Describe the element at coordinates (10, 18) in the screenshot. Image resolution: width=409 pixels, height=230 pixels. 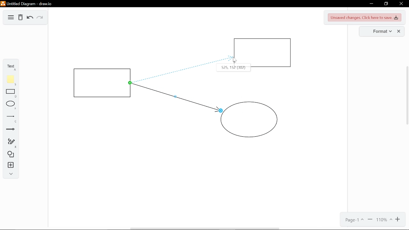
I see `Diagram` at that location.